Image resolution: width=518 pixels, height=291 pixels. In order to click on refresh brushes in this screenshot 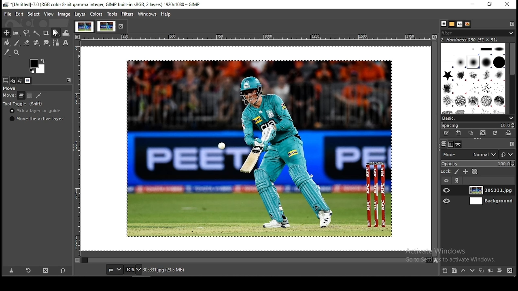, I will do `click(495, 133)`.